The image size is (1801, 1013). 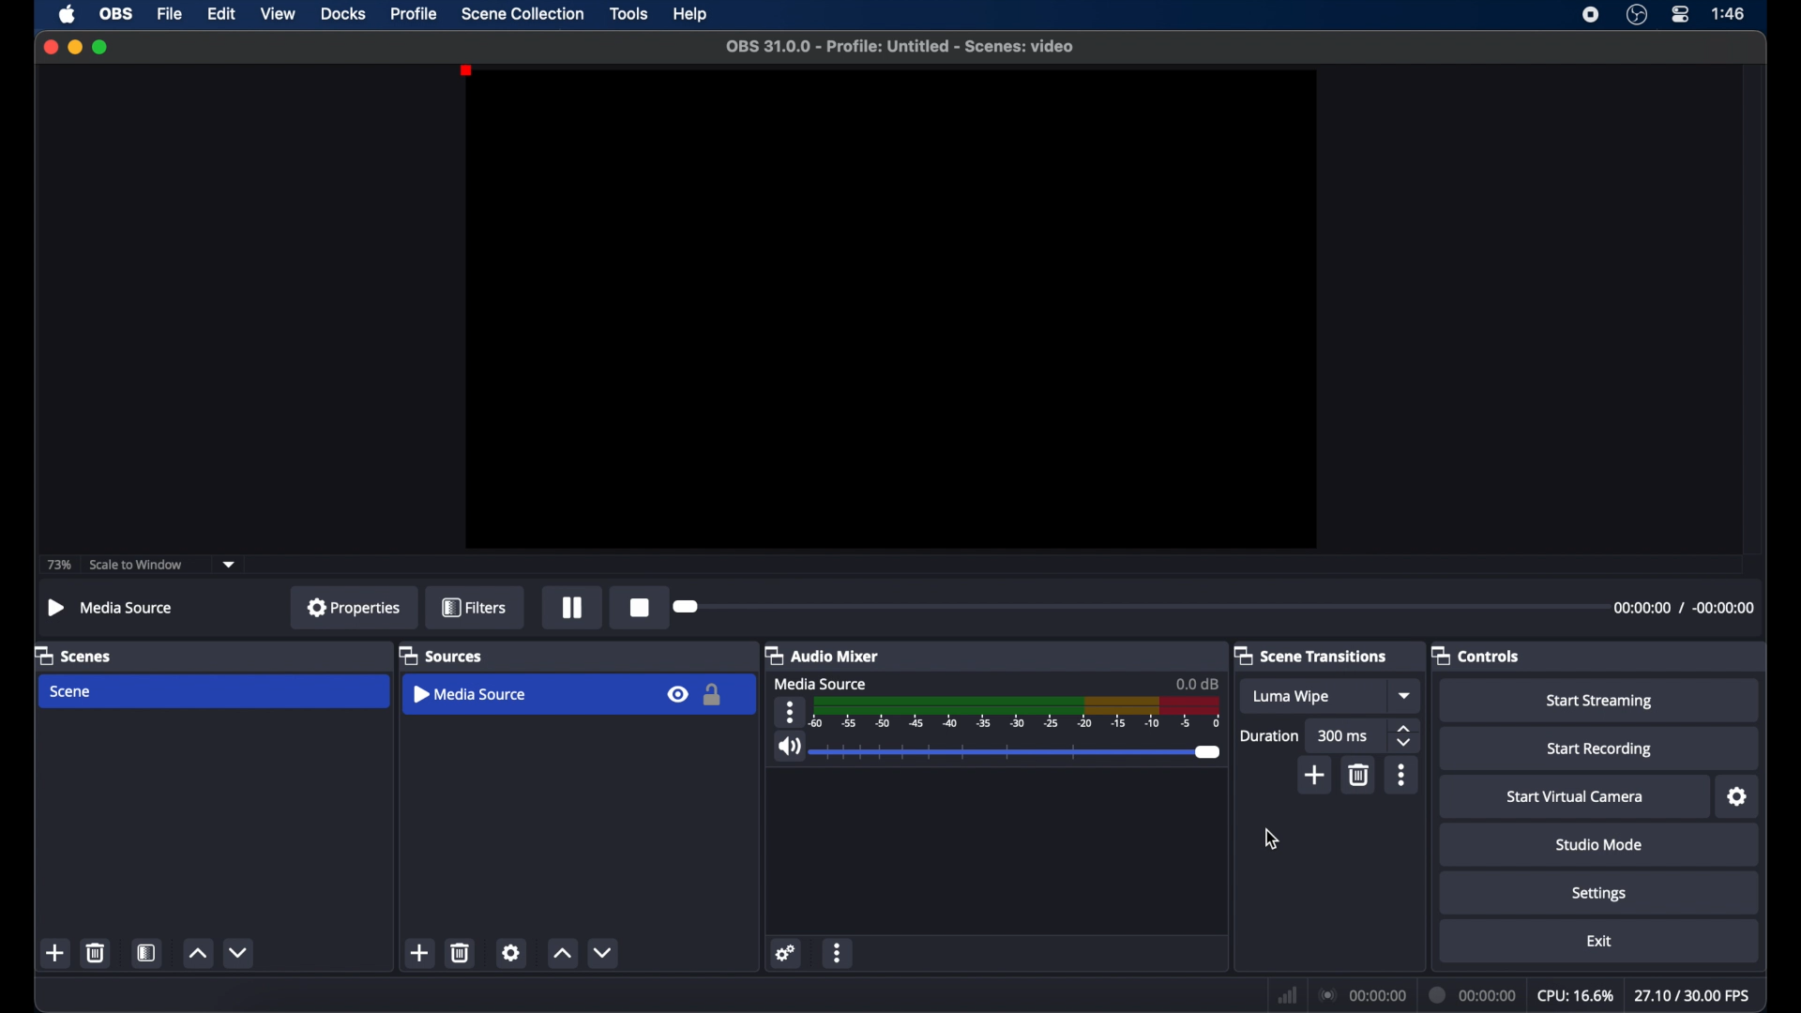 I want to click on sources, so click(x=441, y=657).